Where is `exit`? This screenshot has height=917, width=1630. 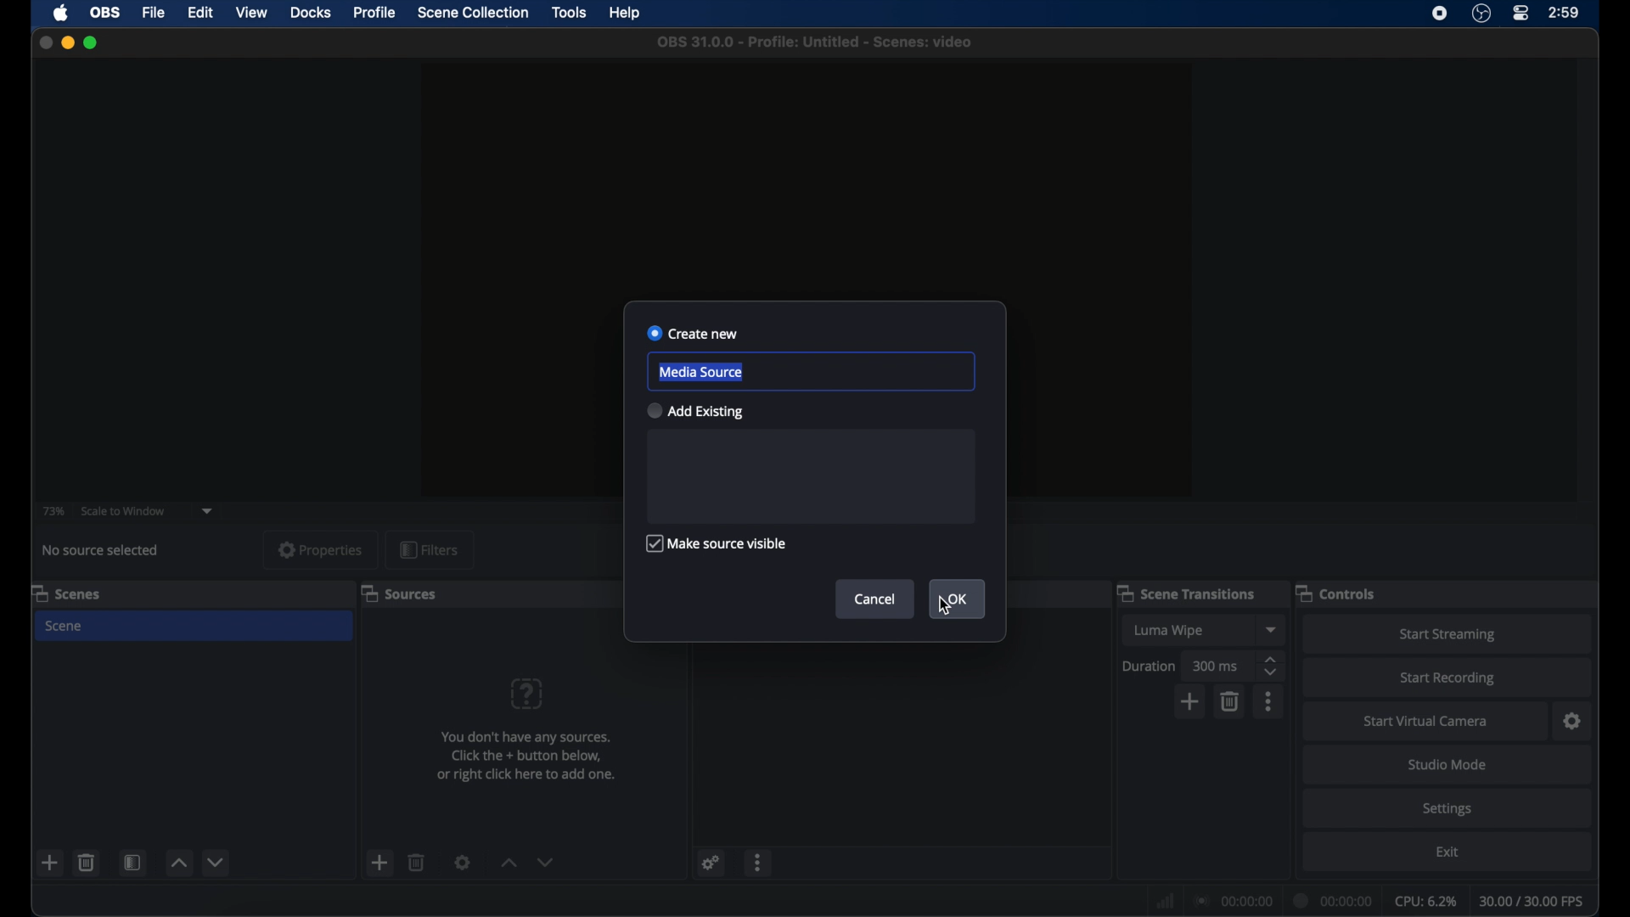
exit is located at coordinates (1448, 852).